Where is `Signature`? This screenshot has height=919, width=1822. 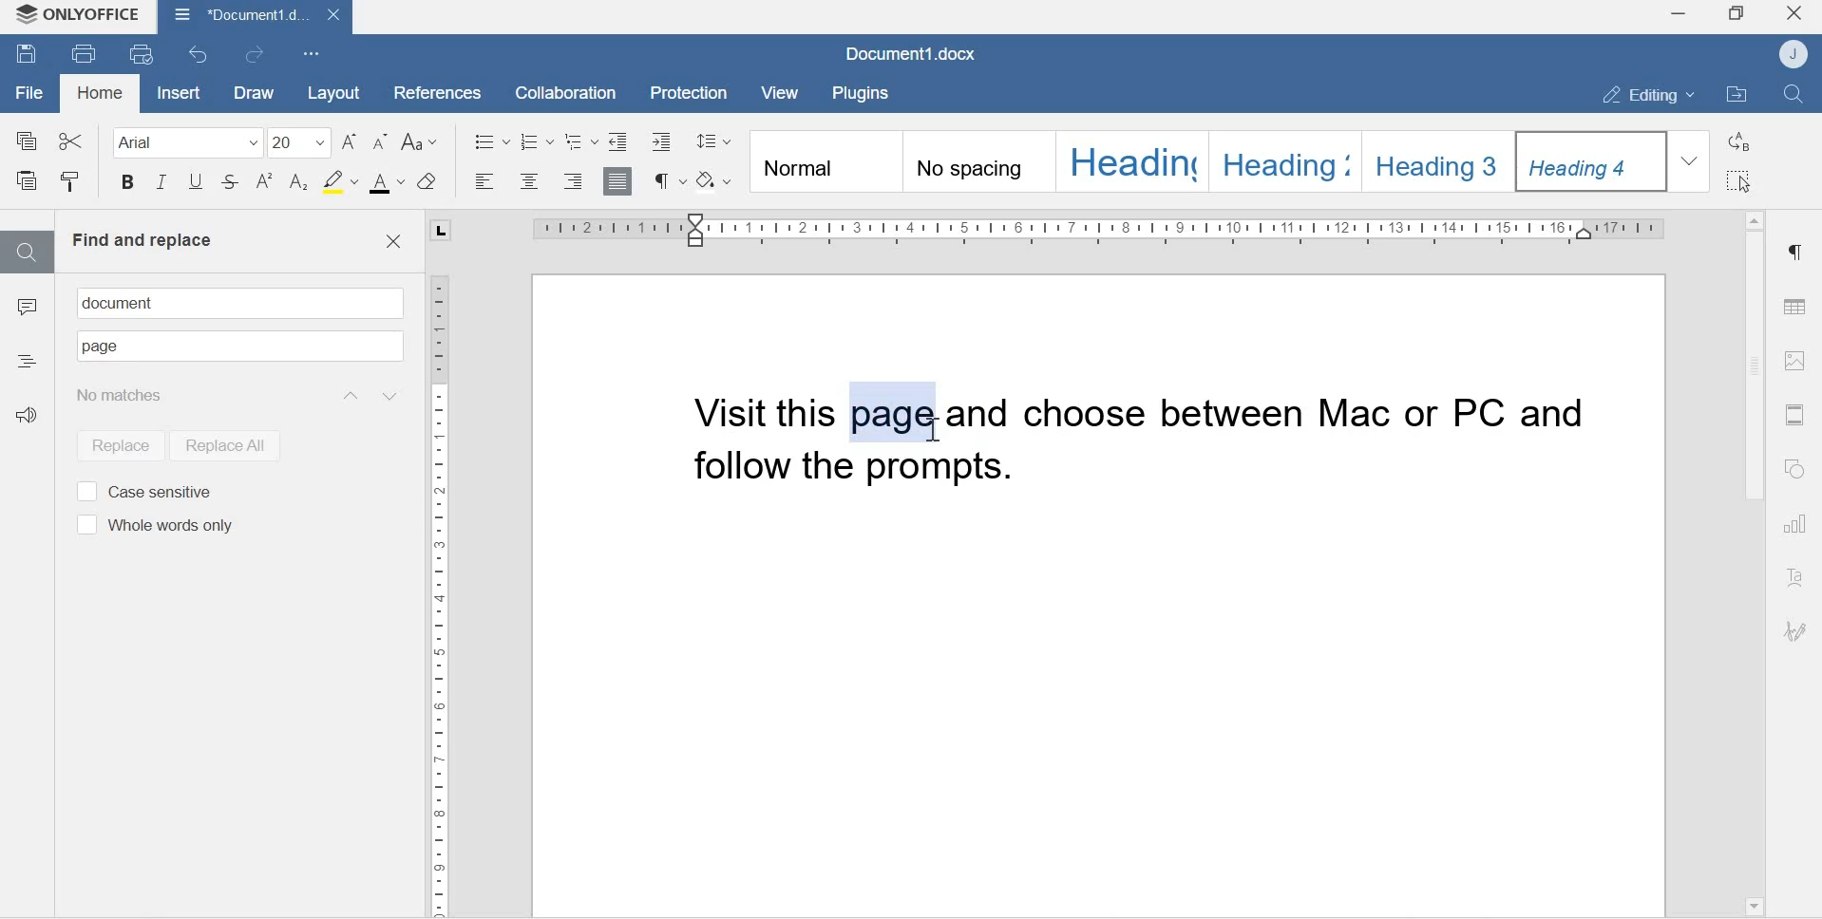 Signature is located at coordinates (1795, 632).